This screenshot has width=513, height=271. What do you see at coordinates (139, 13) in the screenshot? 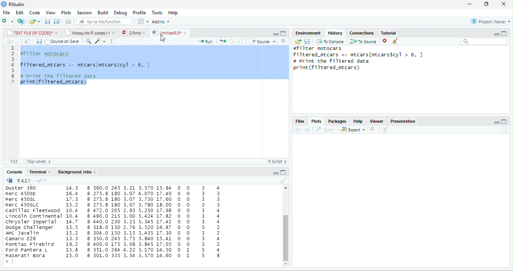
I see `Profile` at bounding box center [139, 13].